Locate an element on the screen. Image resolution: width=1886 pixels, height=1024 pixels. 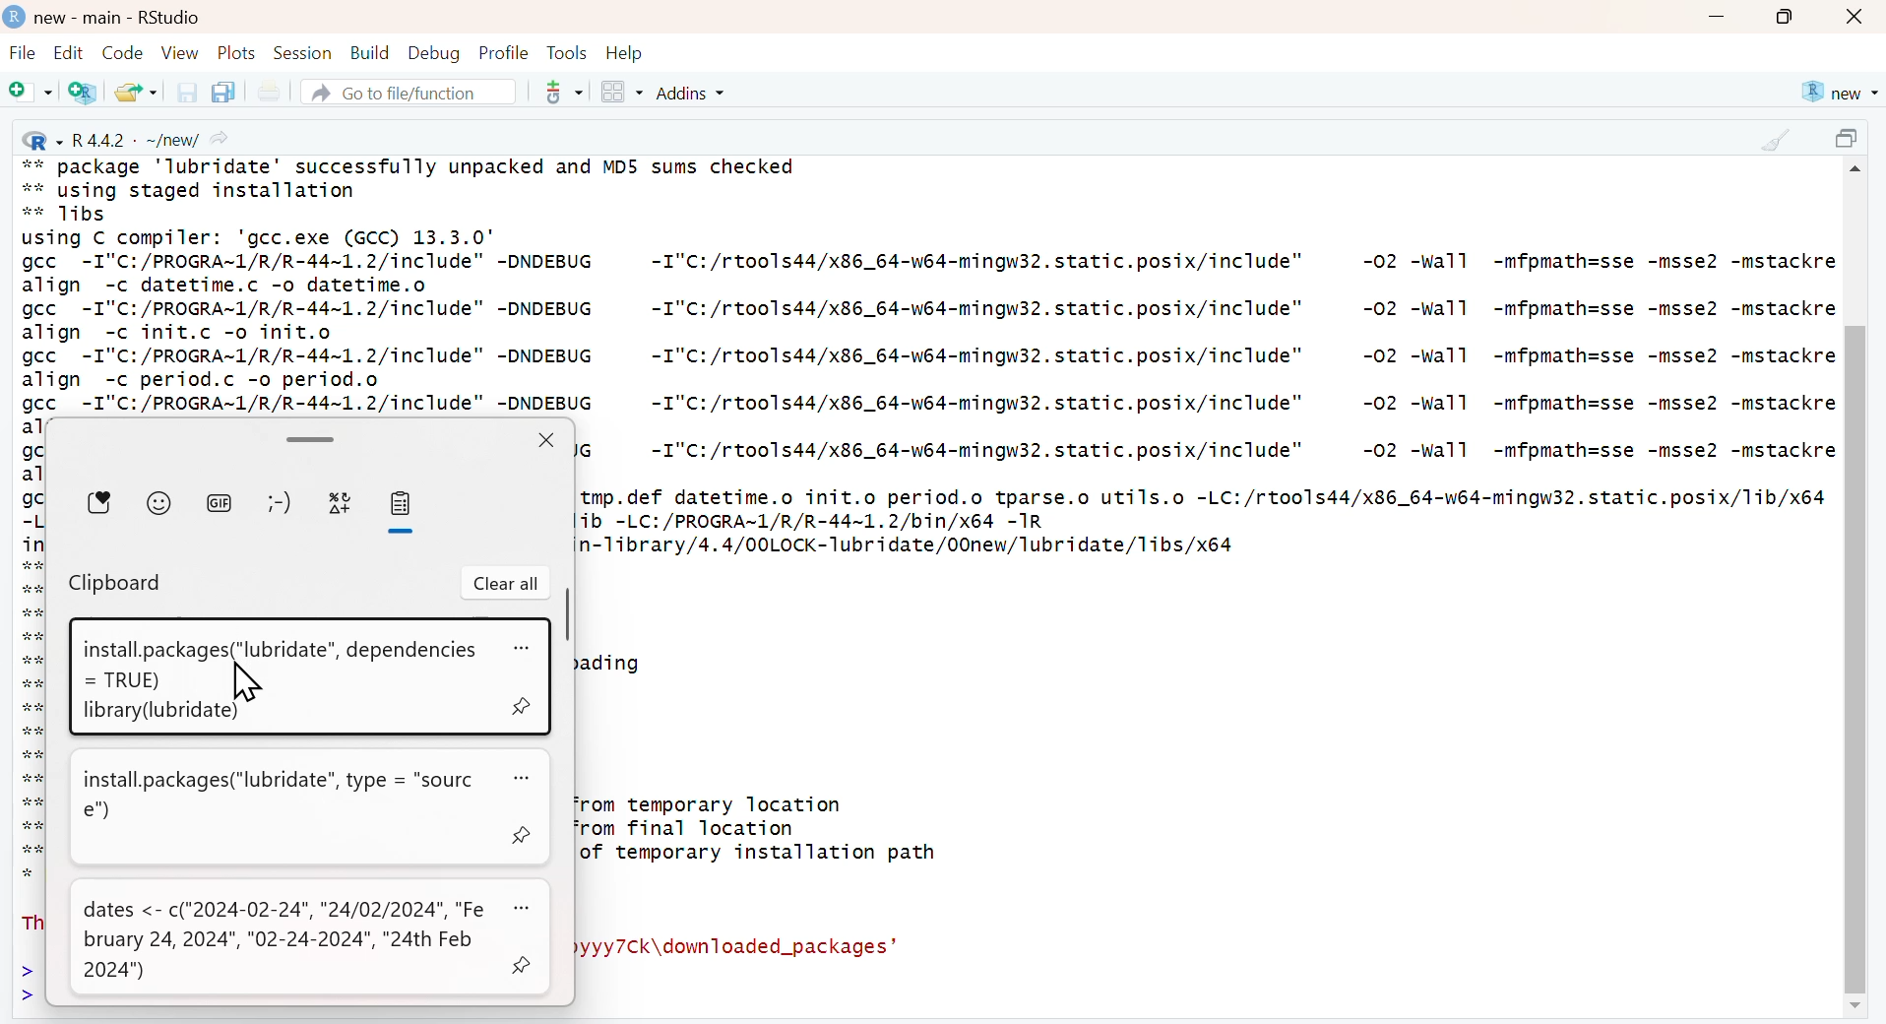
open an existing file is located at coordinates (135, 91).